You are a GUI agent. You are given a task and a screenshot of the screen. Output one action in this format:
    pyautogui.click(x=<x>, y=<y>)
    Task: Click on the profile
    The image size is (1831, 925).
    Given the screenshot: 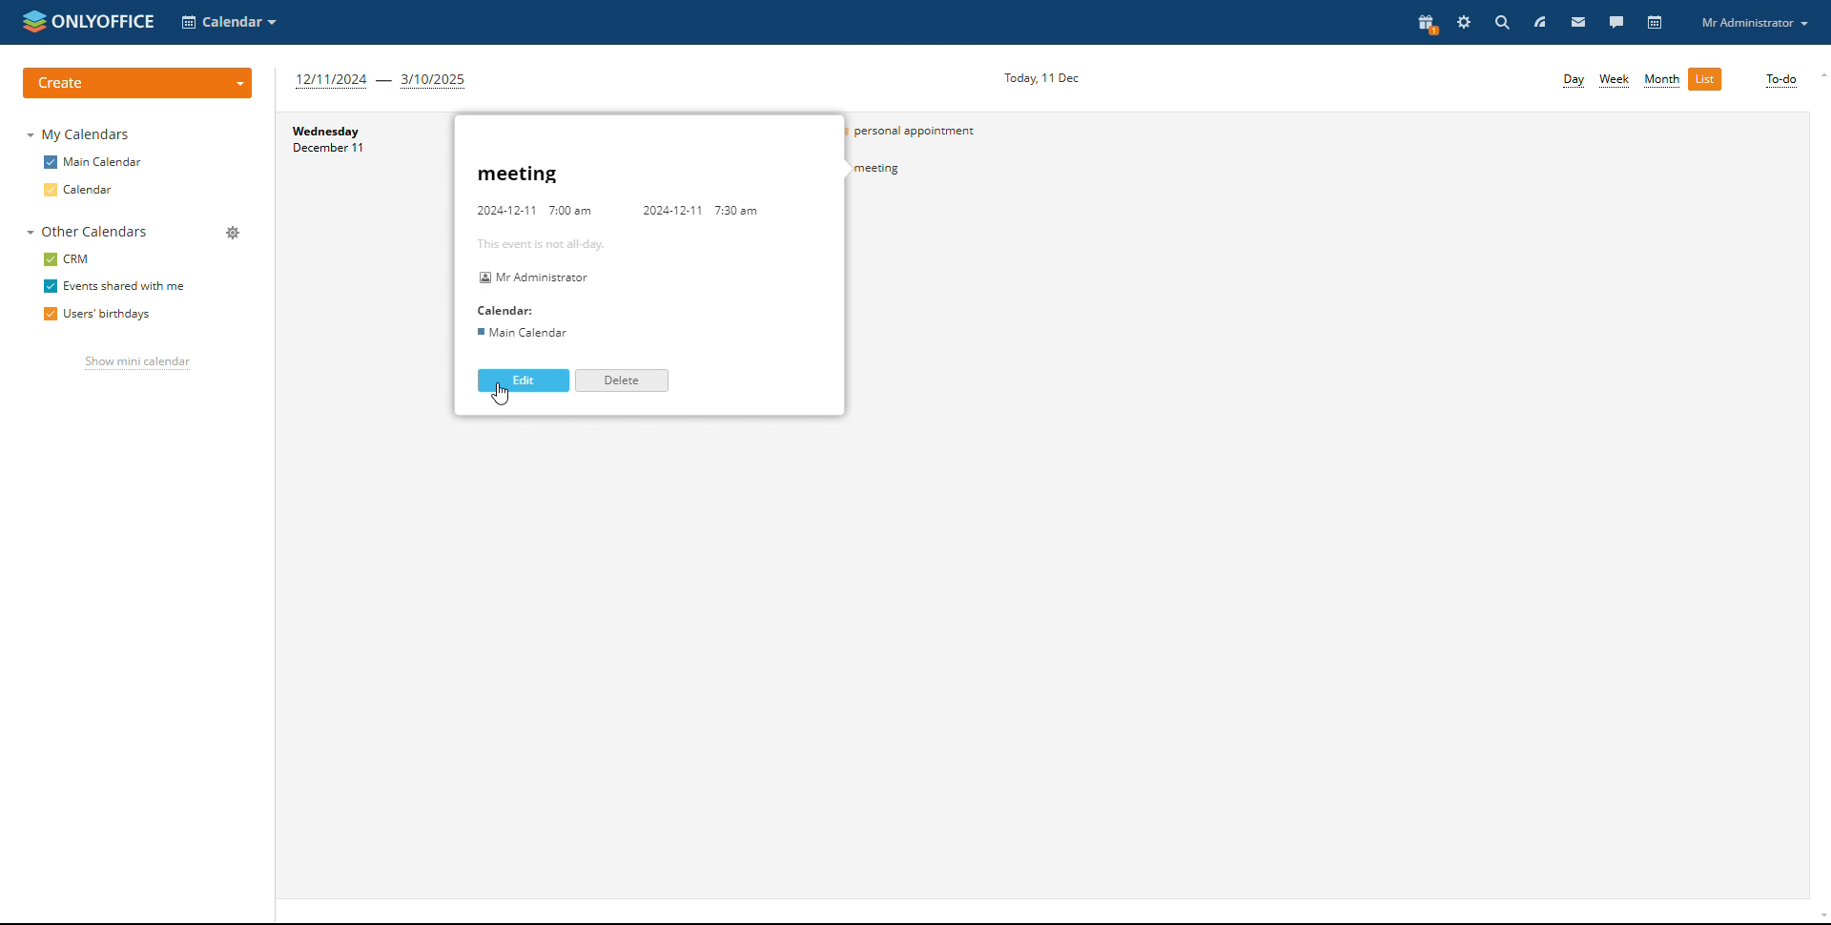 What is the action you would take?
    pyautogui.click(x=1754, y=22)
    